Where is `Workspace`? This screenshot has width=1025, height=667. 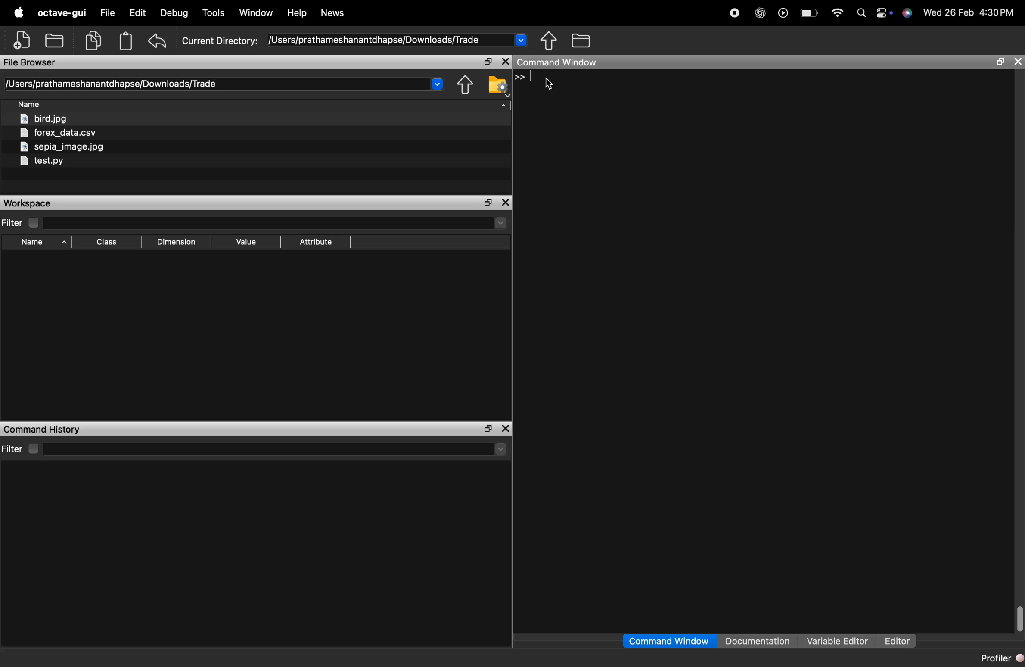
Workspace is located at coordinates (28, 204).